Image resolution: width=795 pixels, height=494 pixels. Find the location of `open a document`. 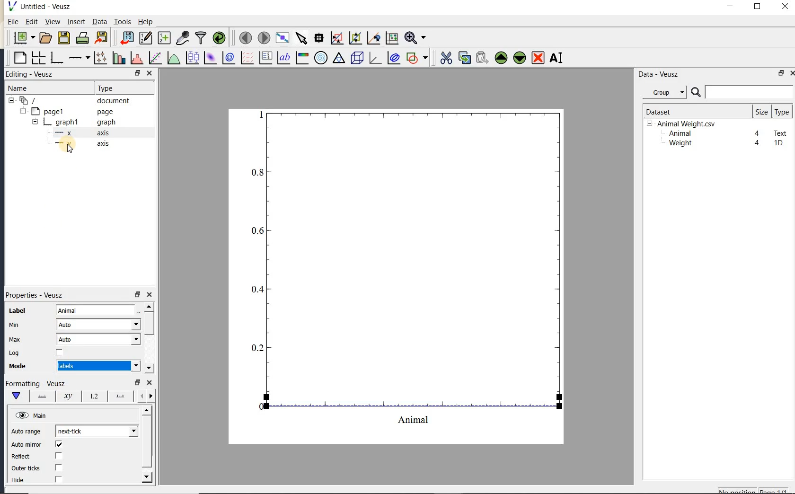

open a document is located at coordinates (44, 38).